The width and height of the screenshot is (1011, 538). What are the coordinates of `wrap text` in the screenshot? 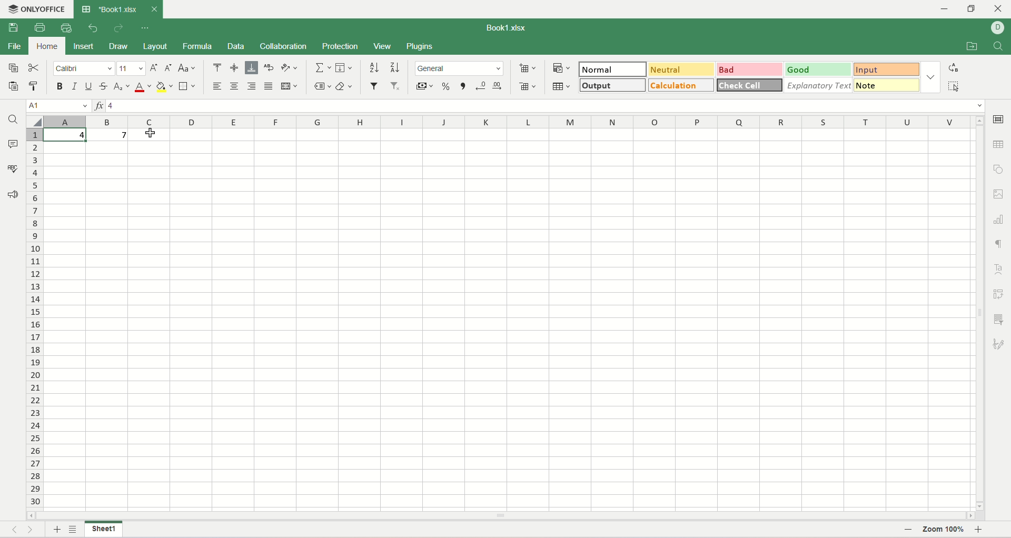 It's located at (268, 68).